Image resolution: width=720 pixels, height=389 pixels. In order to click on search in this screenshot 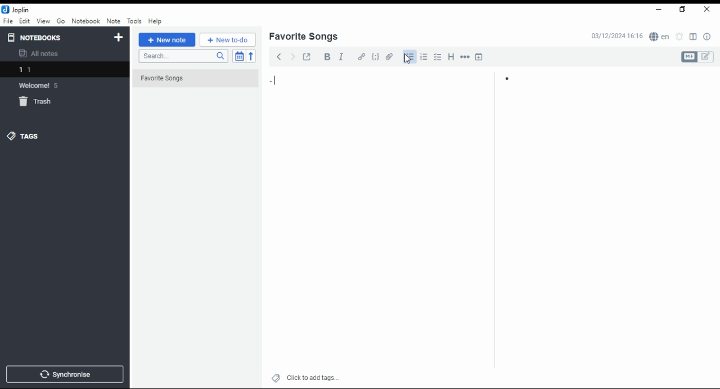, I will do `click(183, 56)`.